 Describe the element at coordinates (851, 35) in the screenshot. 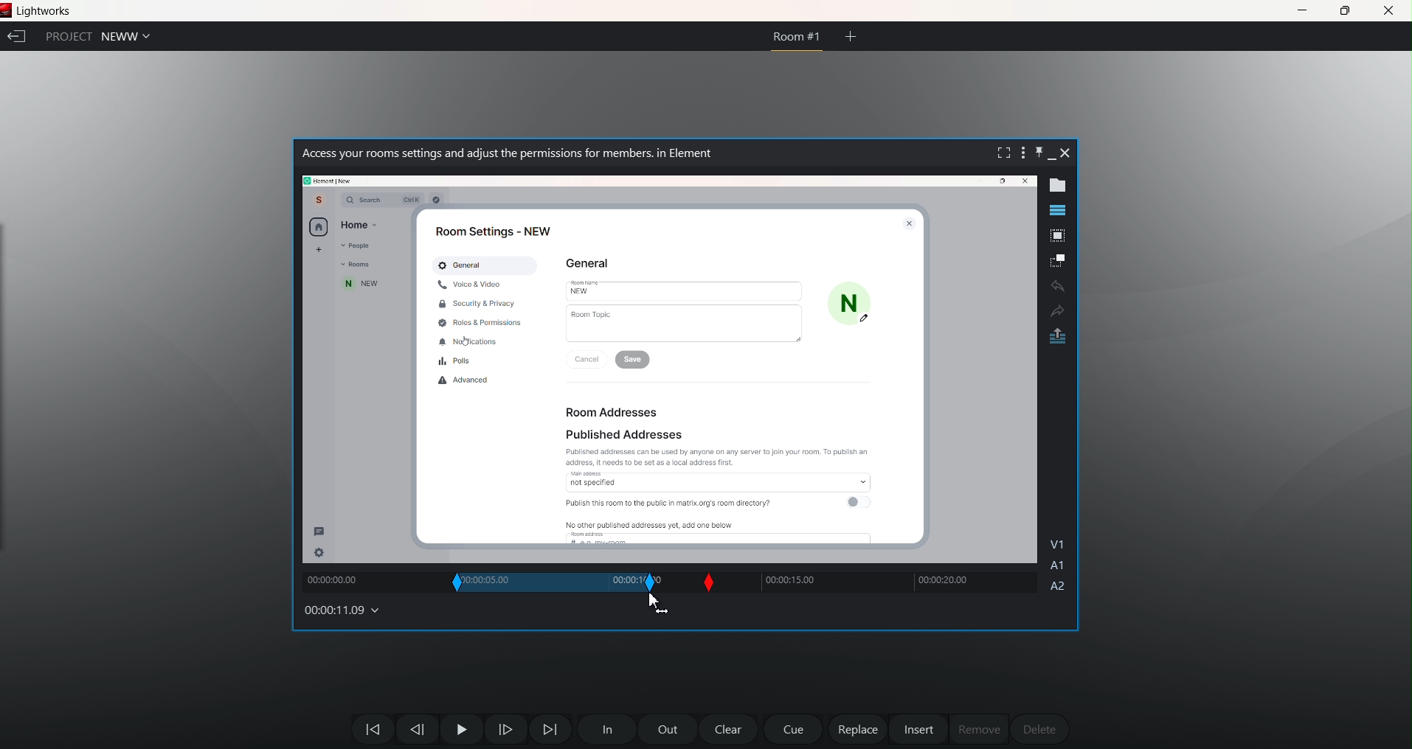

I see `create new room` at that location.